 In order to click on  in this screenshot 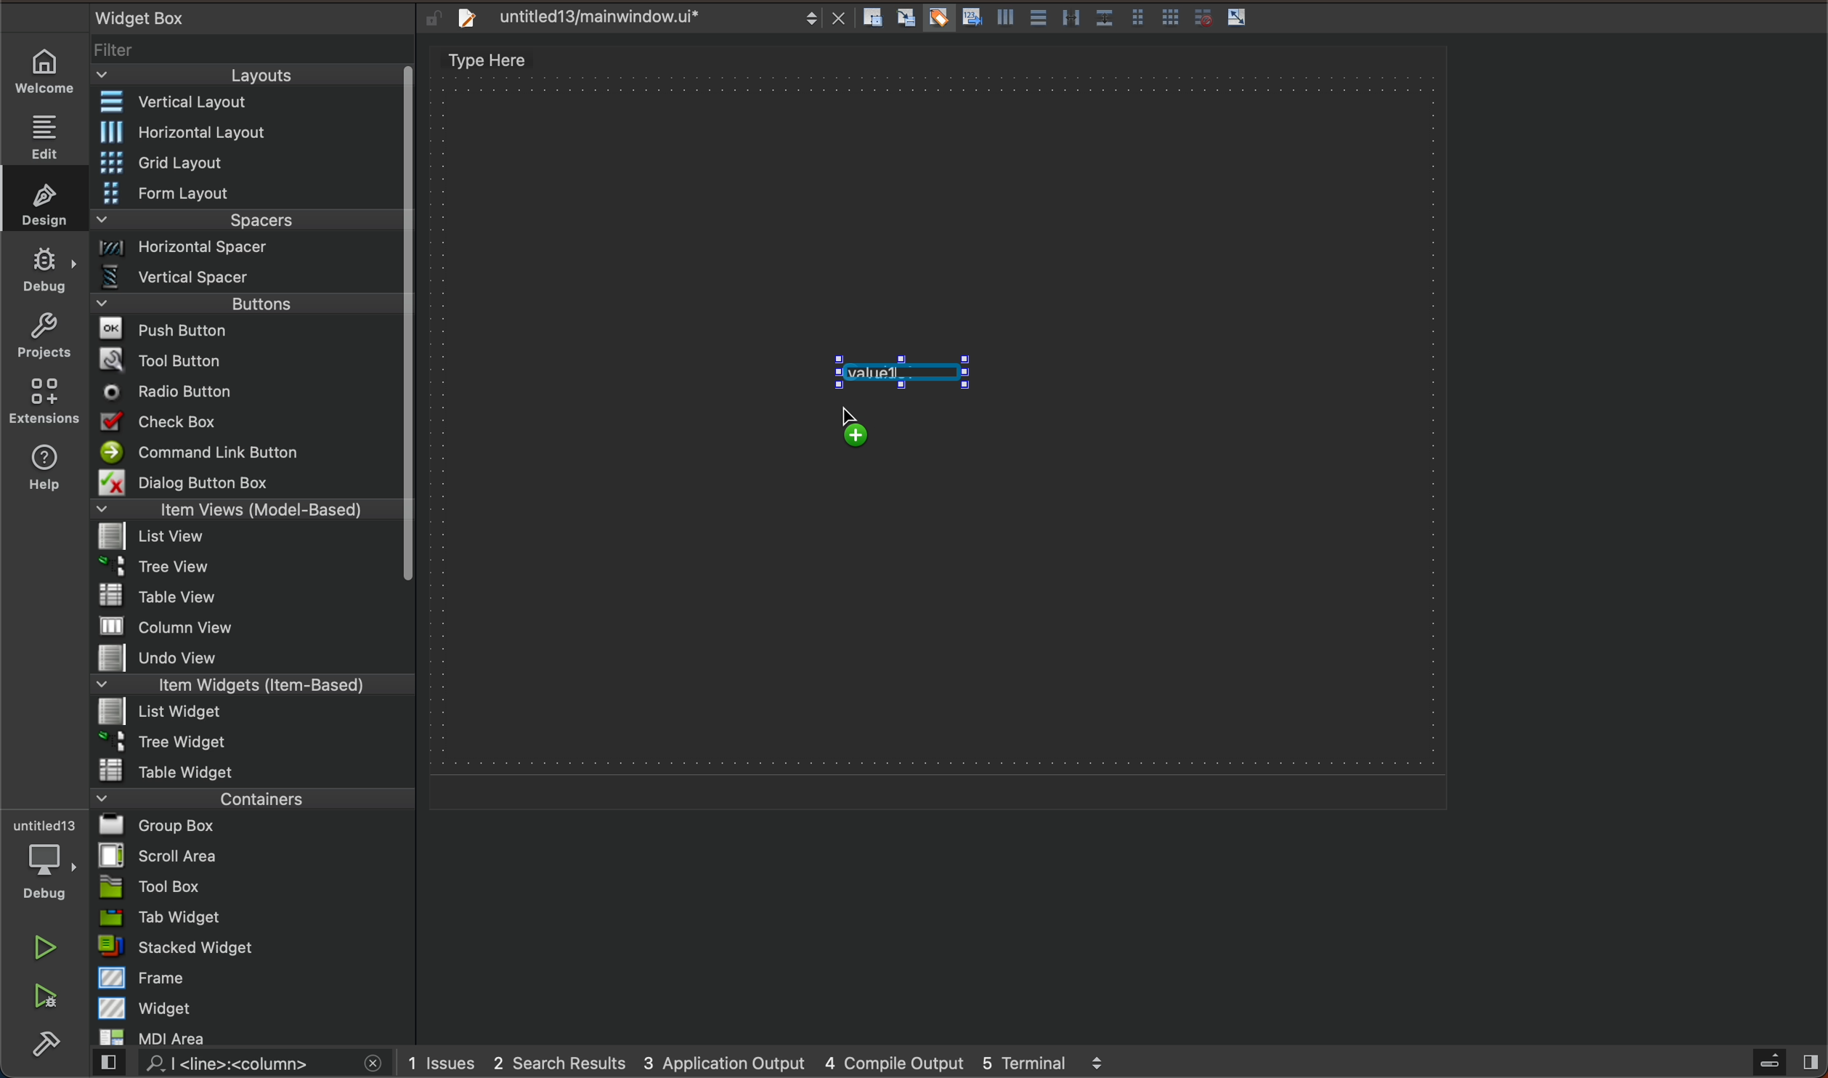, I will do `click(1137, 19)`.